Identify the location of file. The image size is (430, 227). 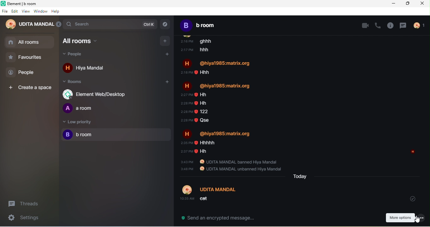
(4, 11).